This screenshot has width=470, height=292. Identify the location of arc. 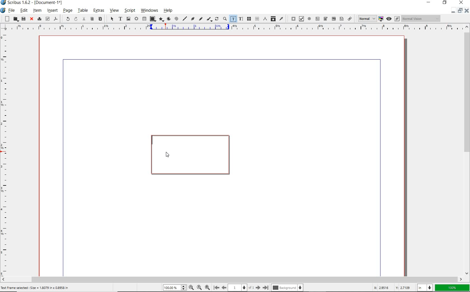
(169, 19).